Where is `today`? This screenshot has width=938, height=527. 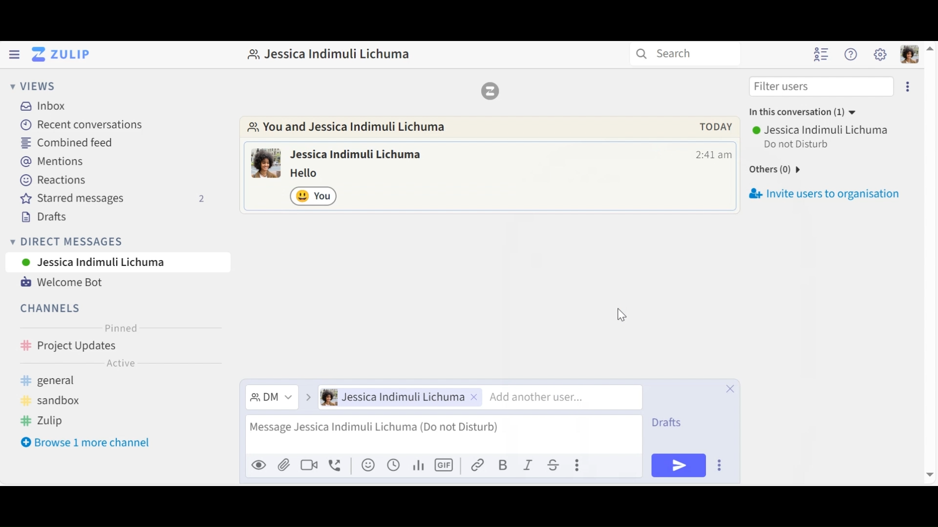 today is located at coordinates (711, 127).